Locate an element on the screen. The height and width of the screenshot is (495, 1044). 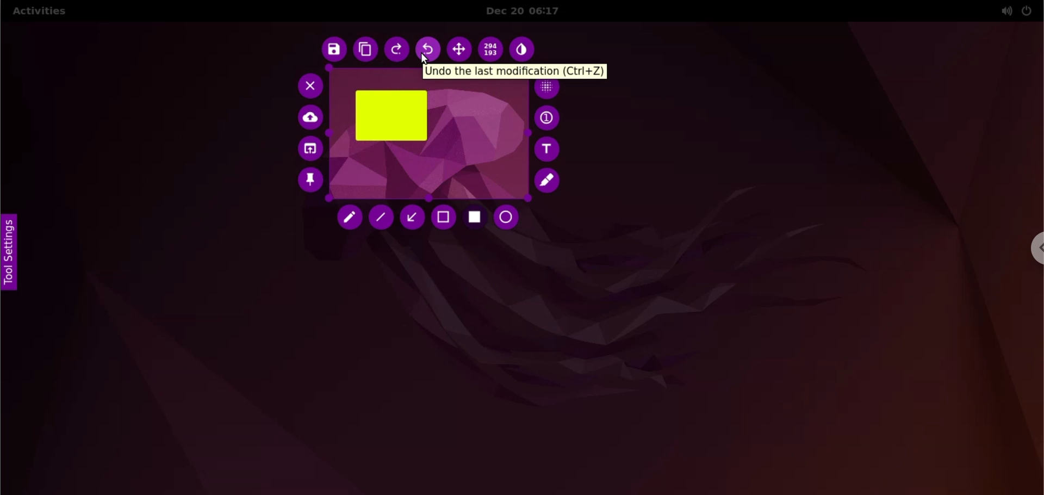
save is located at coordinates (332, 50).